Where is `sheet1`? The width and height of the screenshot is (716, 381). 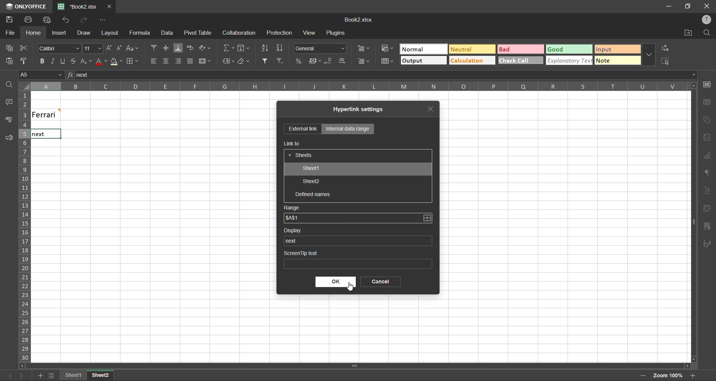 sheet1 is located at coordinates (310, 169).